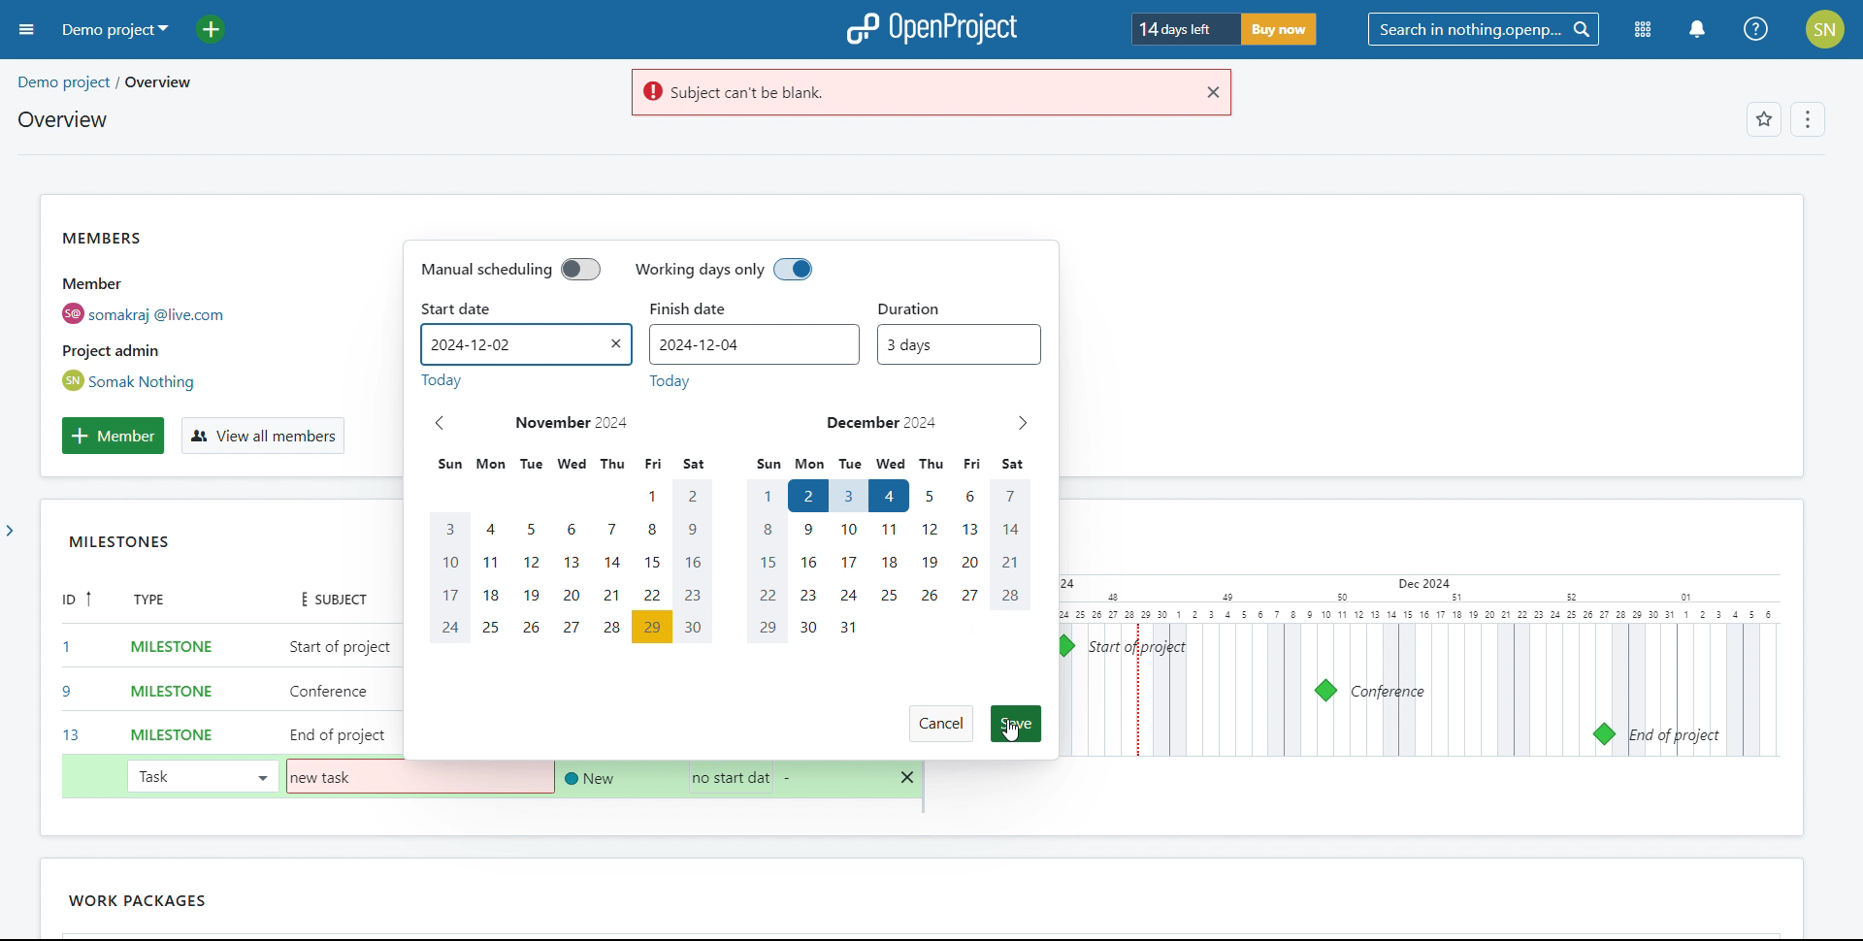  What do you see at coordinates (441, 423) in the screenshot?
I see `previous month` at bounding box center [441, 423].